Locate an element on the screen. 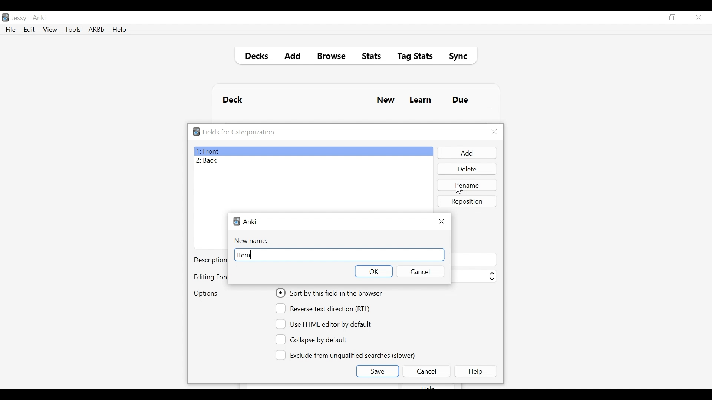 This screenshot has height=400, width=712. (un)select RTL is located at coordinates (326, 309).